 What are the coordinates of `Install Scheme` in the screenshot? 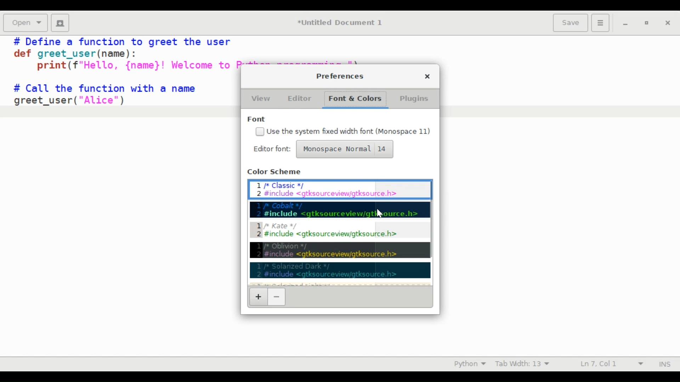 It's located at (259, 297).